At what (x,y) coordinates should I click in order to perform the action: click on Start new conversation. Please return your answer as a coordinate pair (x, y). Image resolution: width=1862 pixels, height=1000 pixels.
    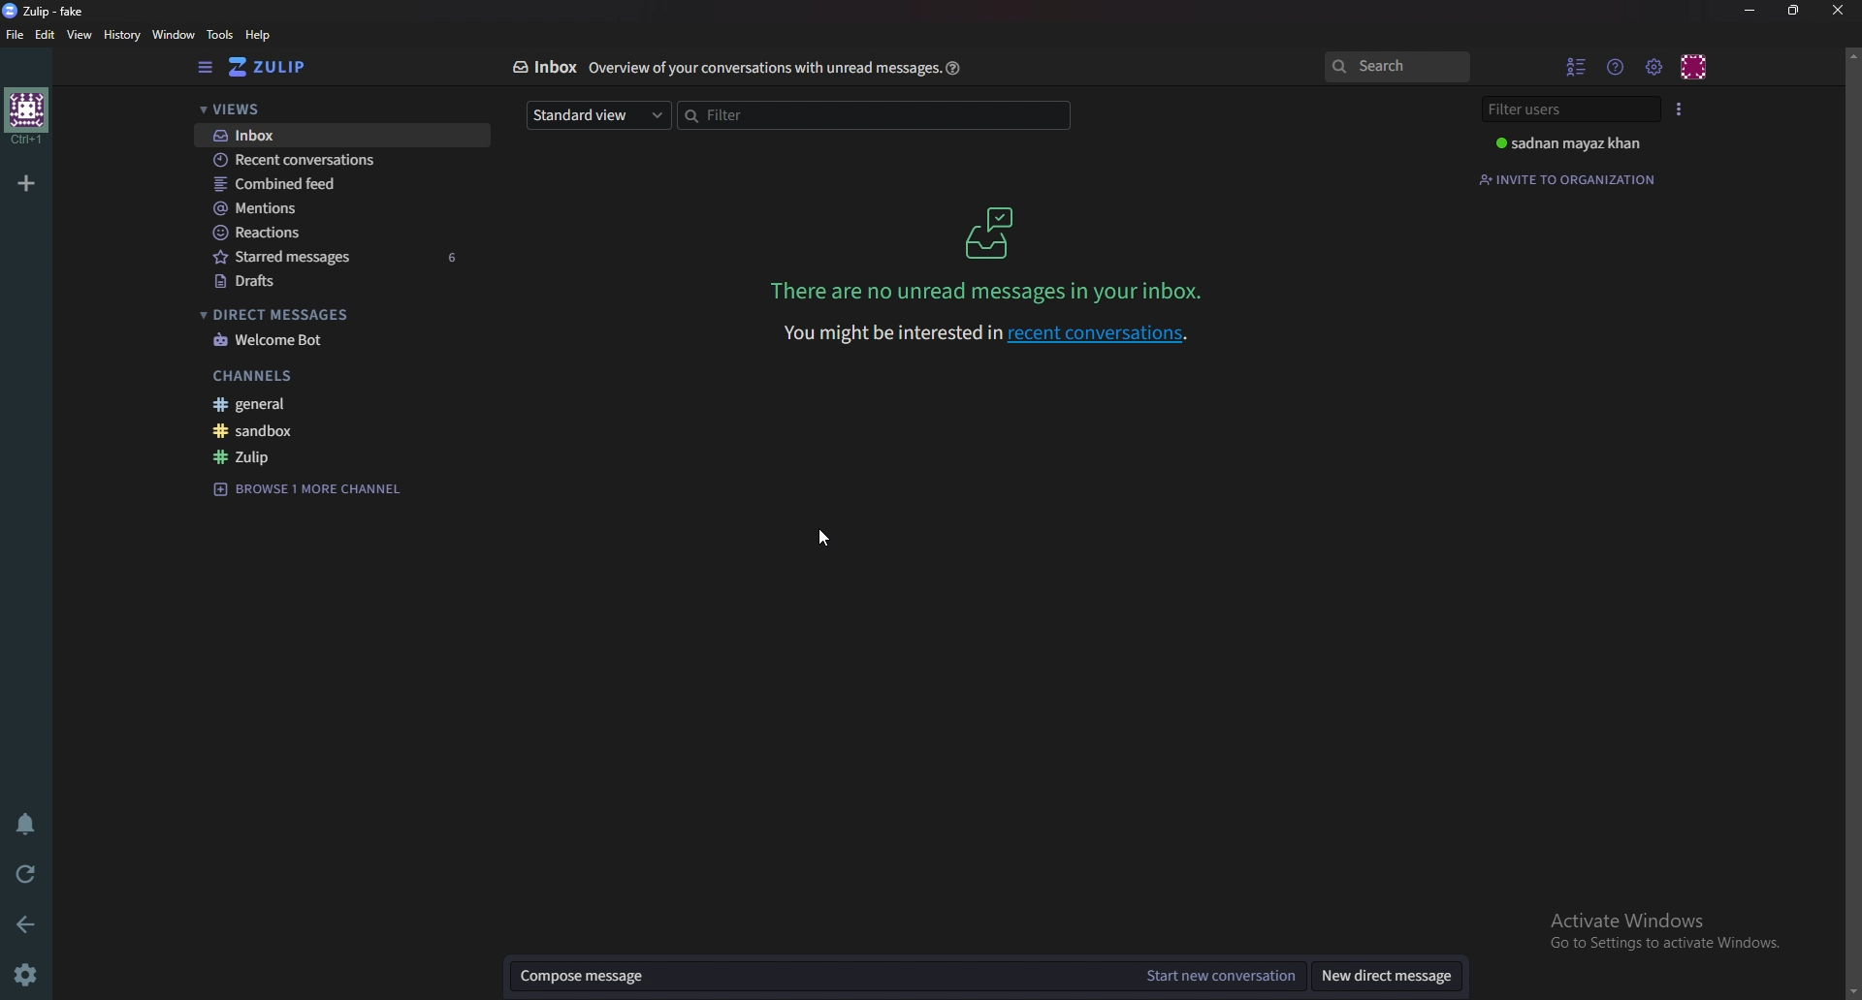
    Looking at the image, I should click on (1229, 974).